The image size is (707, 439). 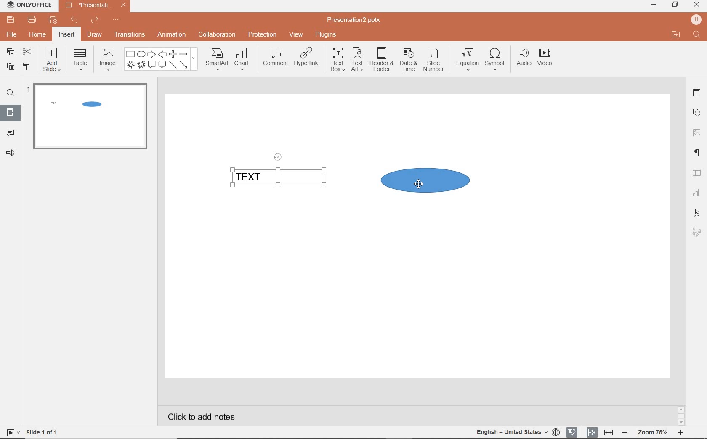 What do you see at coordinates (697, 93) in the screenshot?
I see `SLIDE SETTINGS` at bounding box center [697, 93].